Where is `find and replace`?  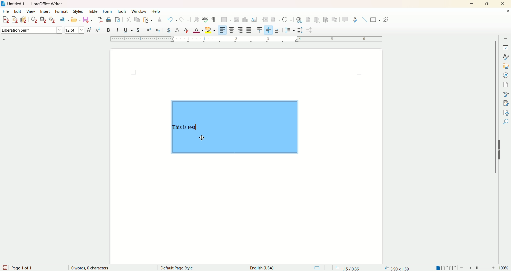 find and replace is located at coordinates (198, 20).